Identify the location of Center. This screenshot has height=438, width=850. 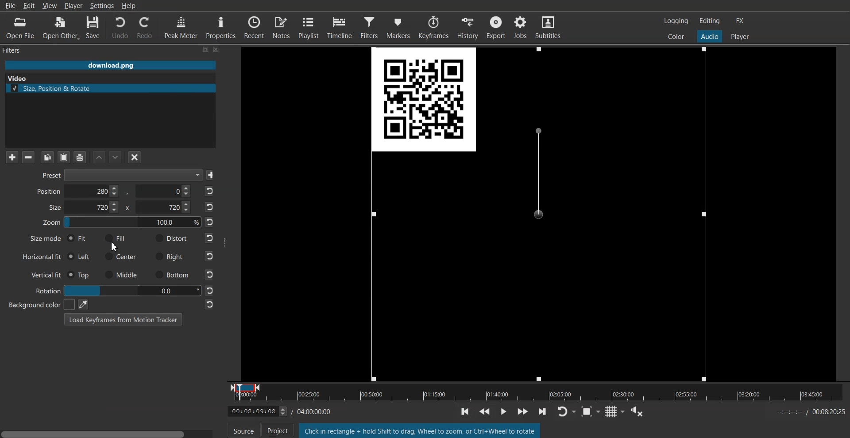
(122, 256).